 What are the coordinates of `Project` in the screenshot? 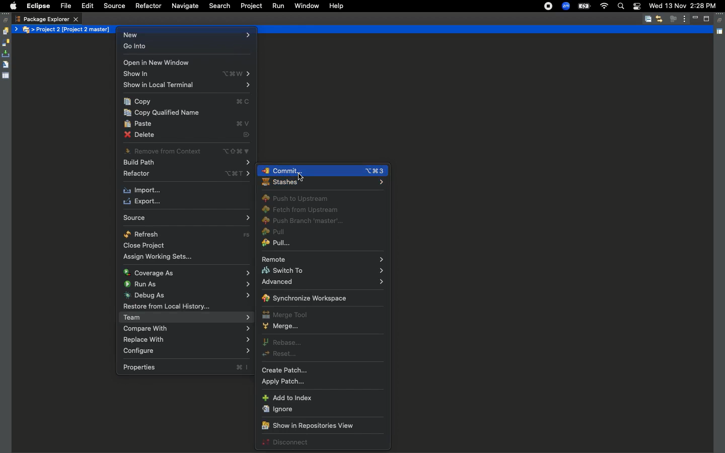 It's located at (249, 6).